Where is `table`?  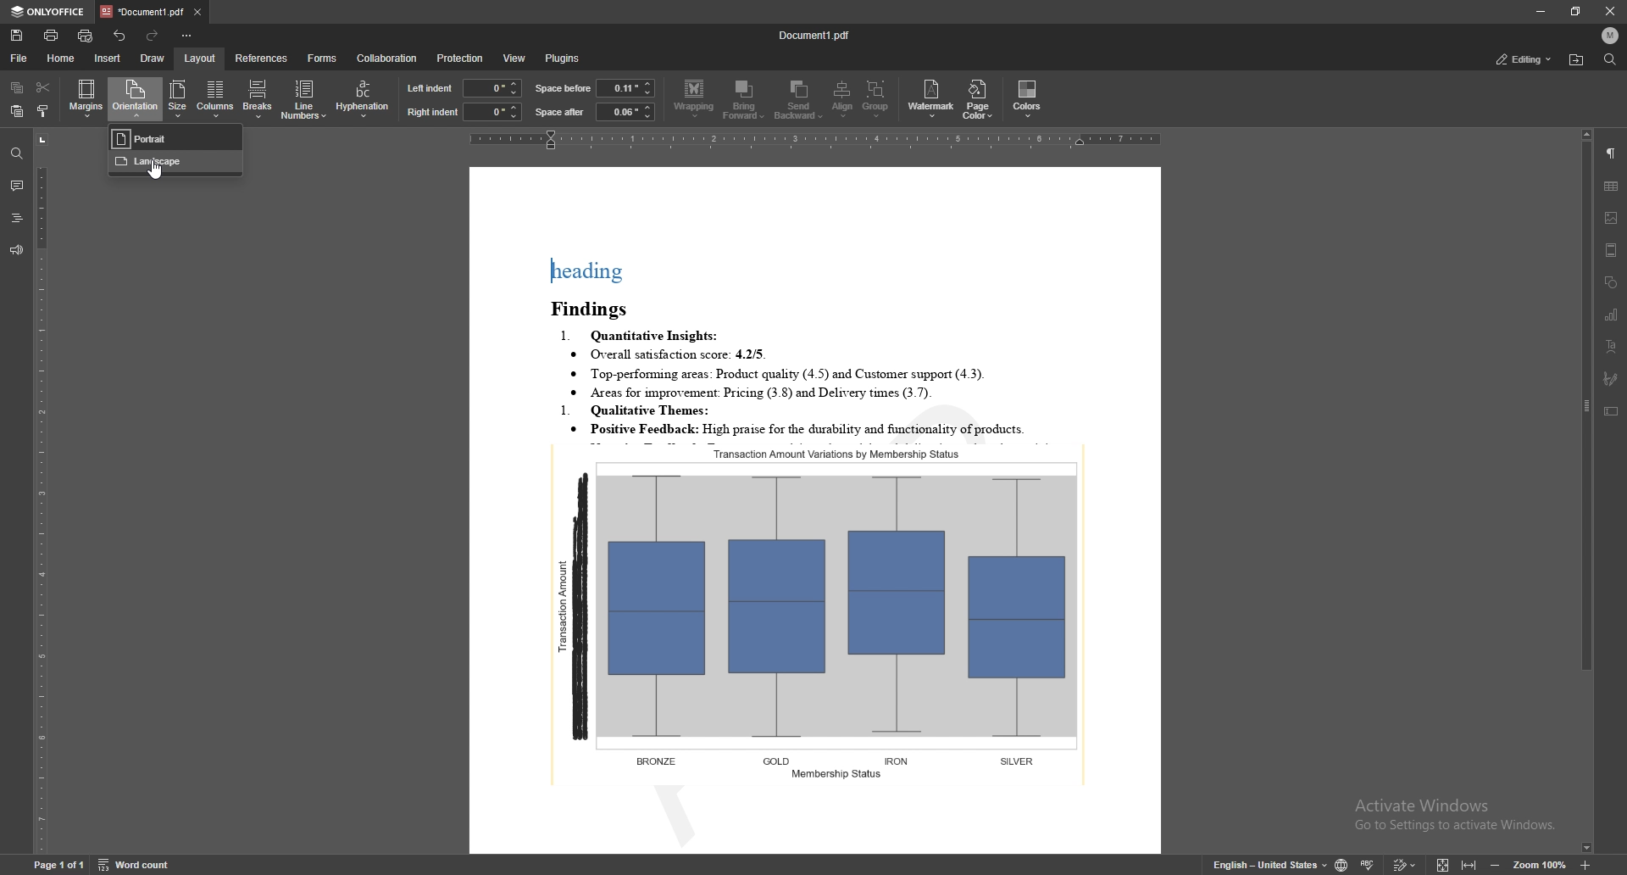
table is located at coordinates (1612, 187).